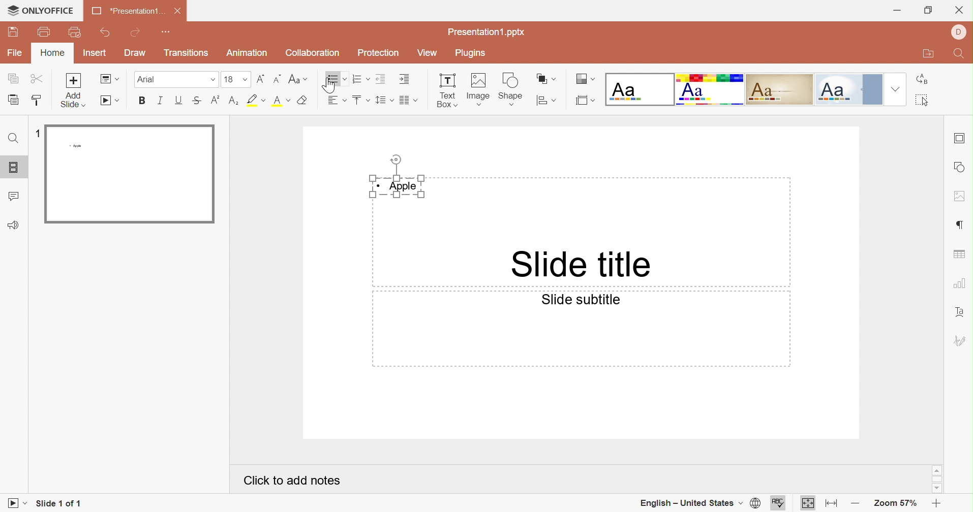  I want to click on Restore Down, so click(928, 11).